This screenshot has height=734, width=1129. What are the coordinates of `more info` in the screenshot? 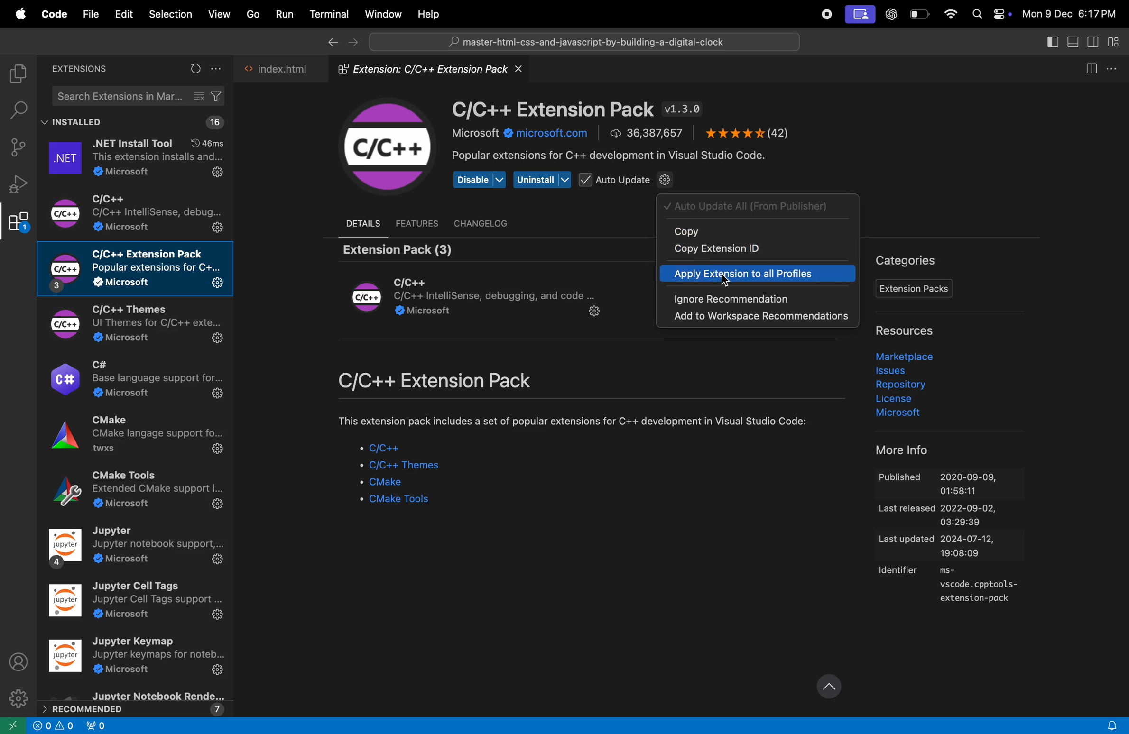 It's located at (910, 450).